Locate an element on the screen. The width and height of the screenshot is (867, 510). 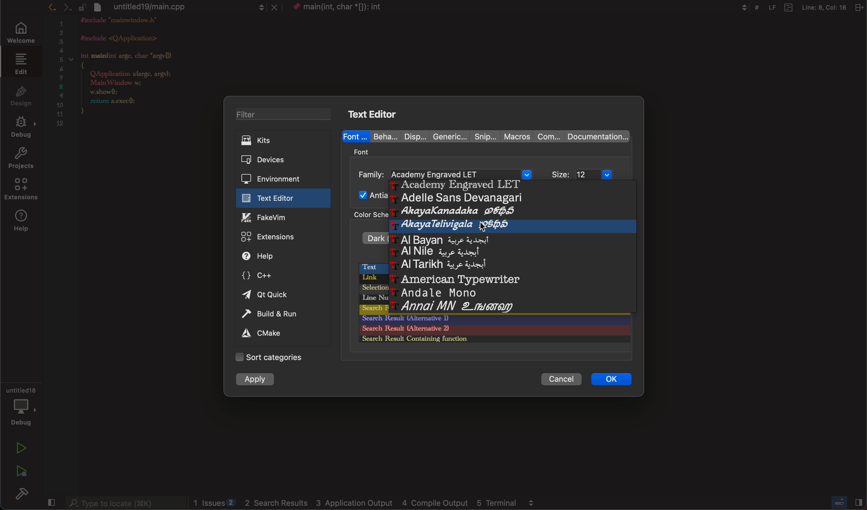
help is located at coordinates (22, 222).